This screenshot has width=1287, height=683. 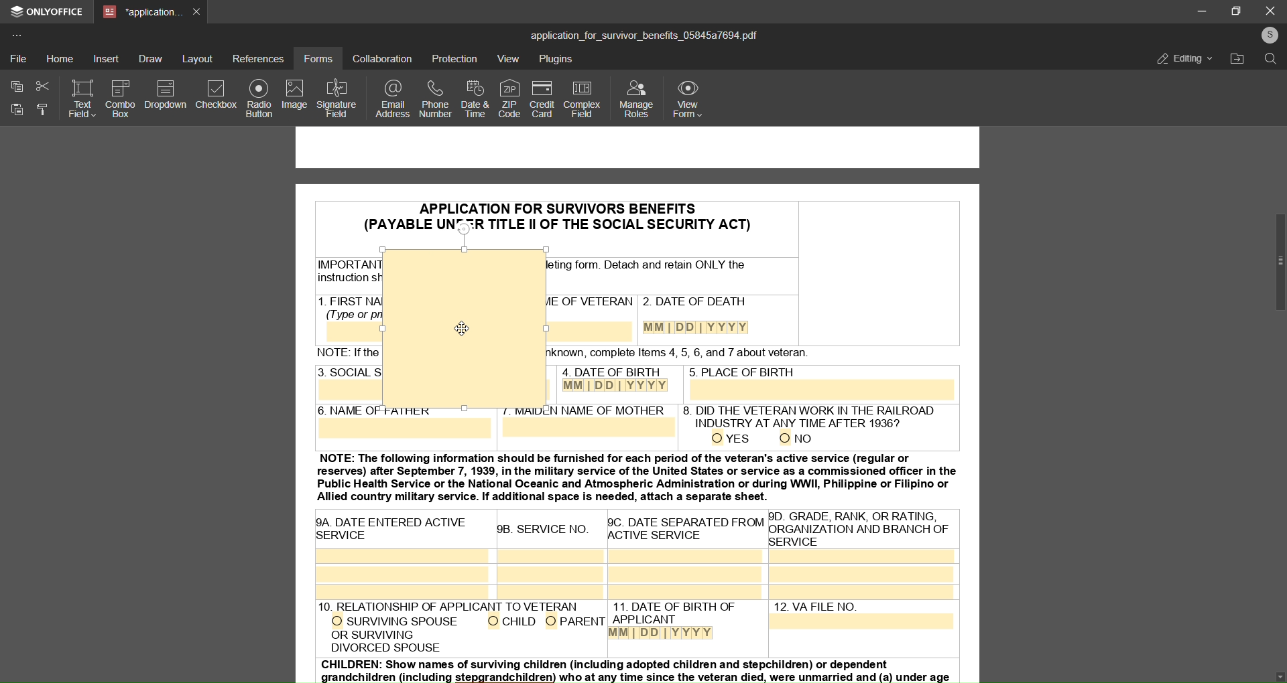 What do you see at coordinates (150, 58) in the screenshot?
I see `draw` at bounding box center [150, 58].